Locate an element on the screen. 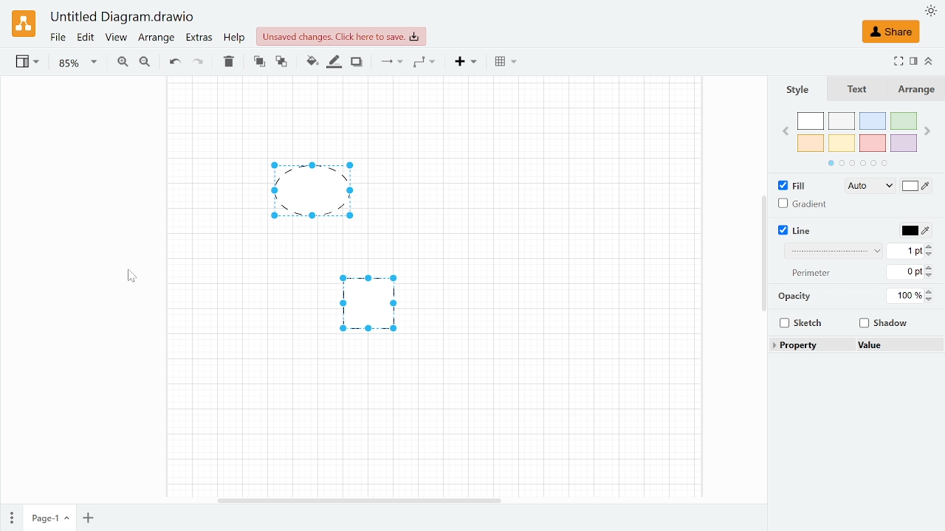  Sketch is located at coordinates (800, 323).